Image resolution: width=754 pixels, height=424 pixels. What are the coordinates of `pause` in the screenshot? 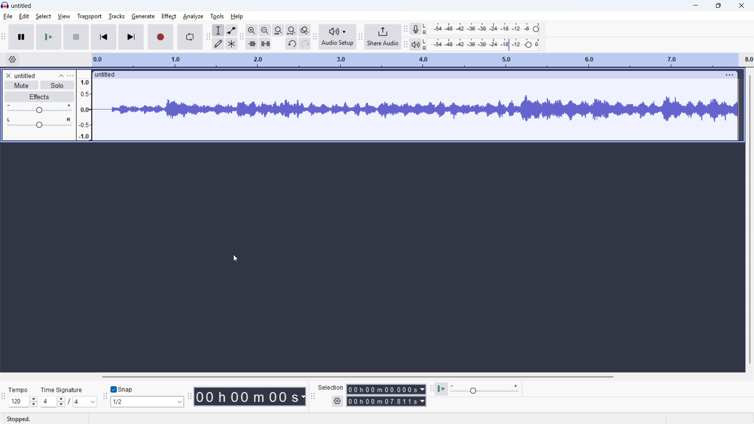 It's located at (22, 37).